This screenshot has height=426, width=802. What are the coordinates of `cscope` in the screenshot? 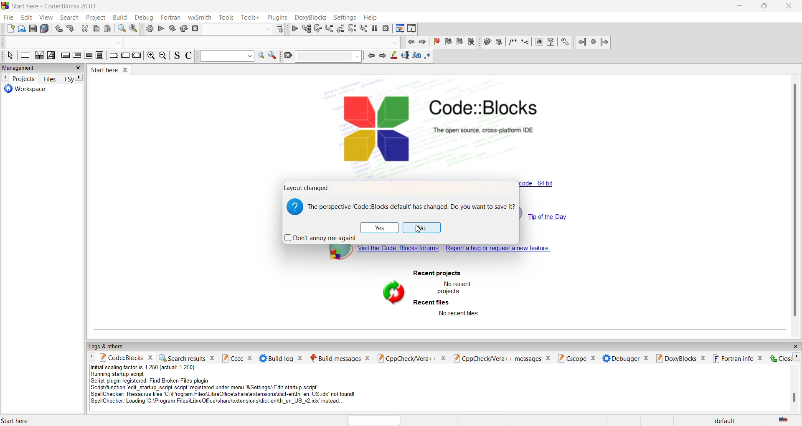 It's located at (571, 359).